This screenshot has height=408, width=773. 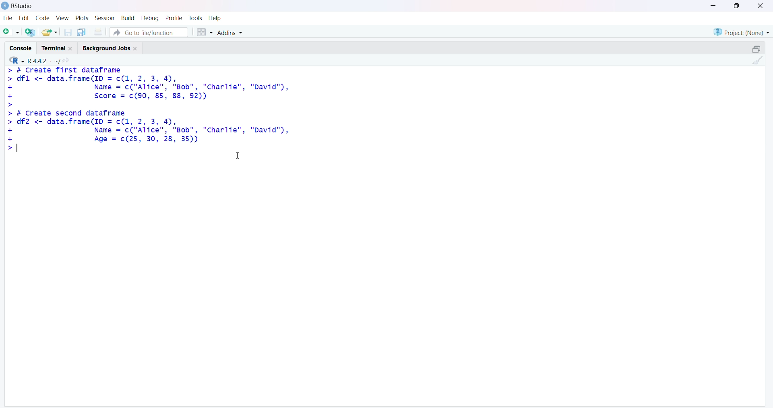 I want to click on copy, so click(x=81, y=32).